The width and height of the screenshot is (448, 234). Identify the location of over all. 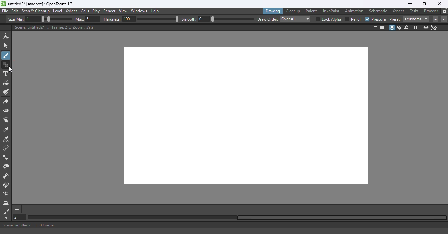
(295, 19).